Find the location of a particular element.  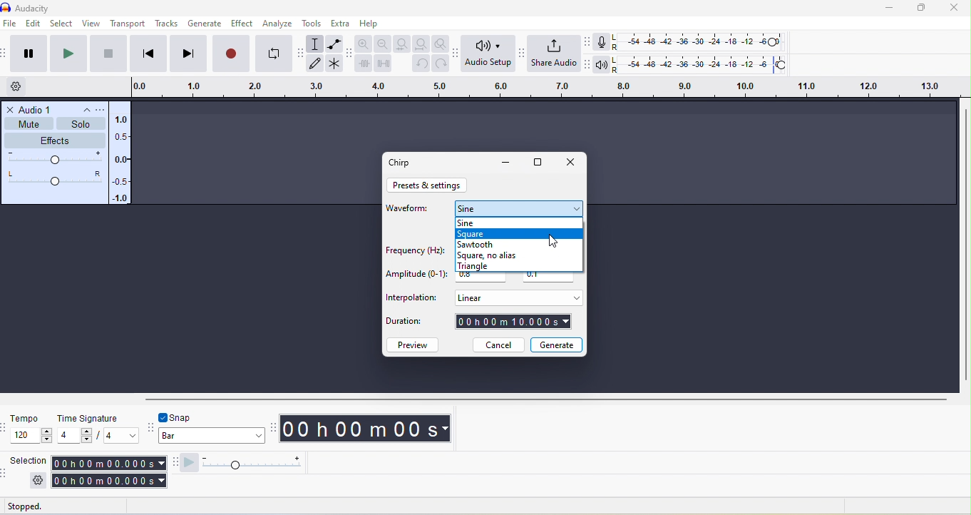

audio 1 is located at coordinates (37, 108).